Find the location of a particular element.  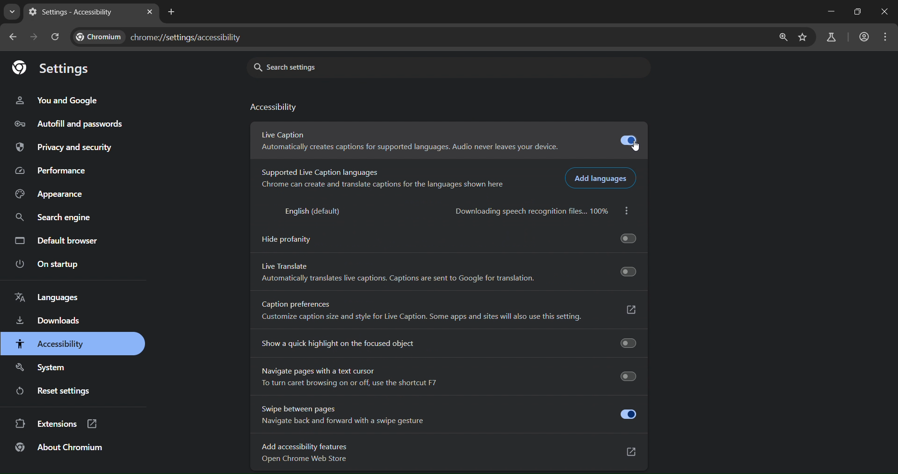

minimize is located at coordinates (830, 10).